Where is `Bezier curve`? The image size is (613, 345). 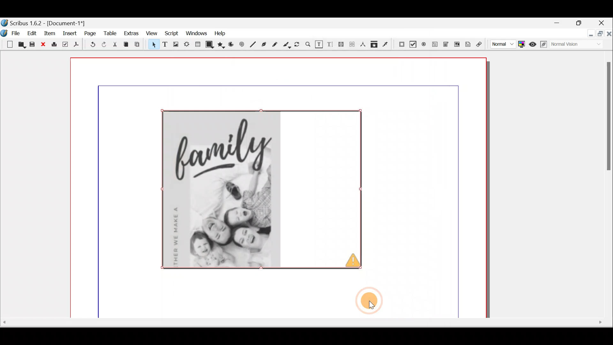
Bezier curve is located at coordinates (262, 45).